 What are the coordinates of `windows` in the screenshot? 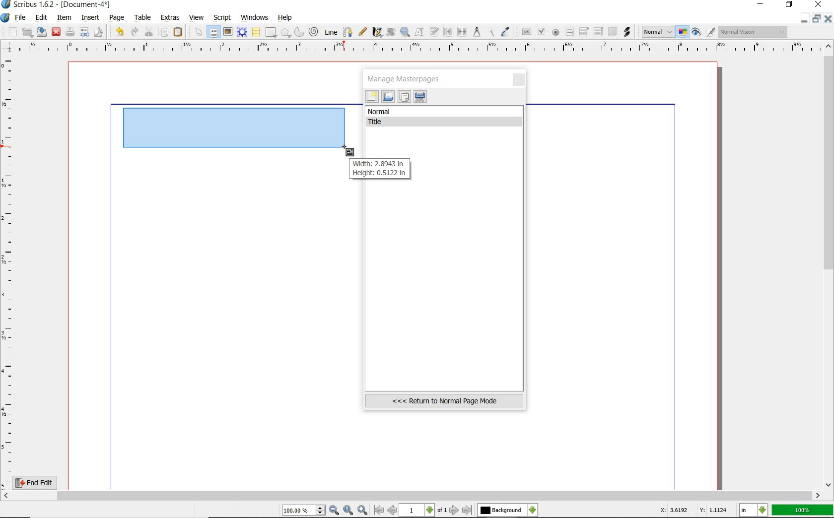 It's located at (254, 17).